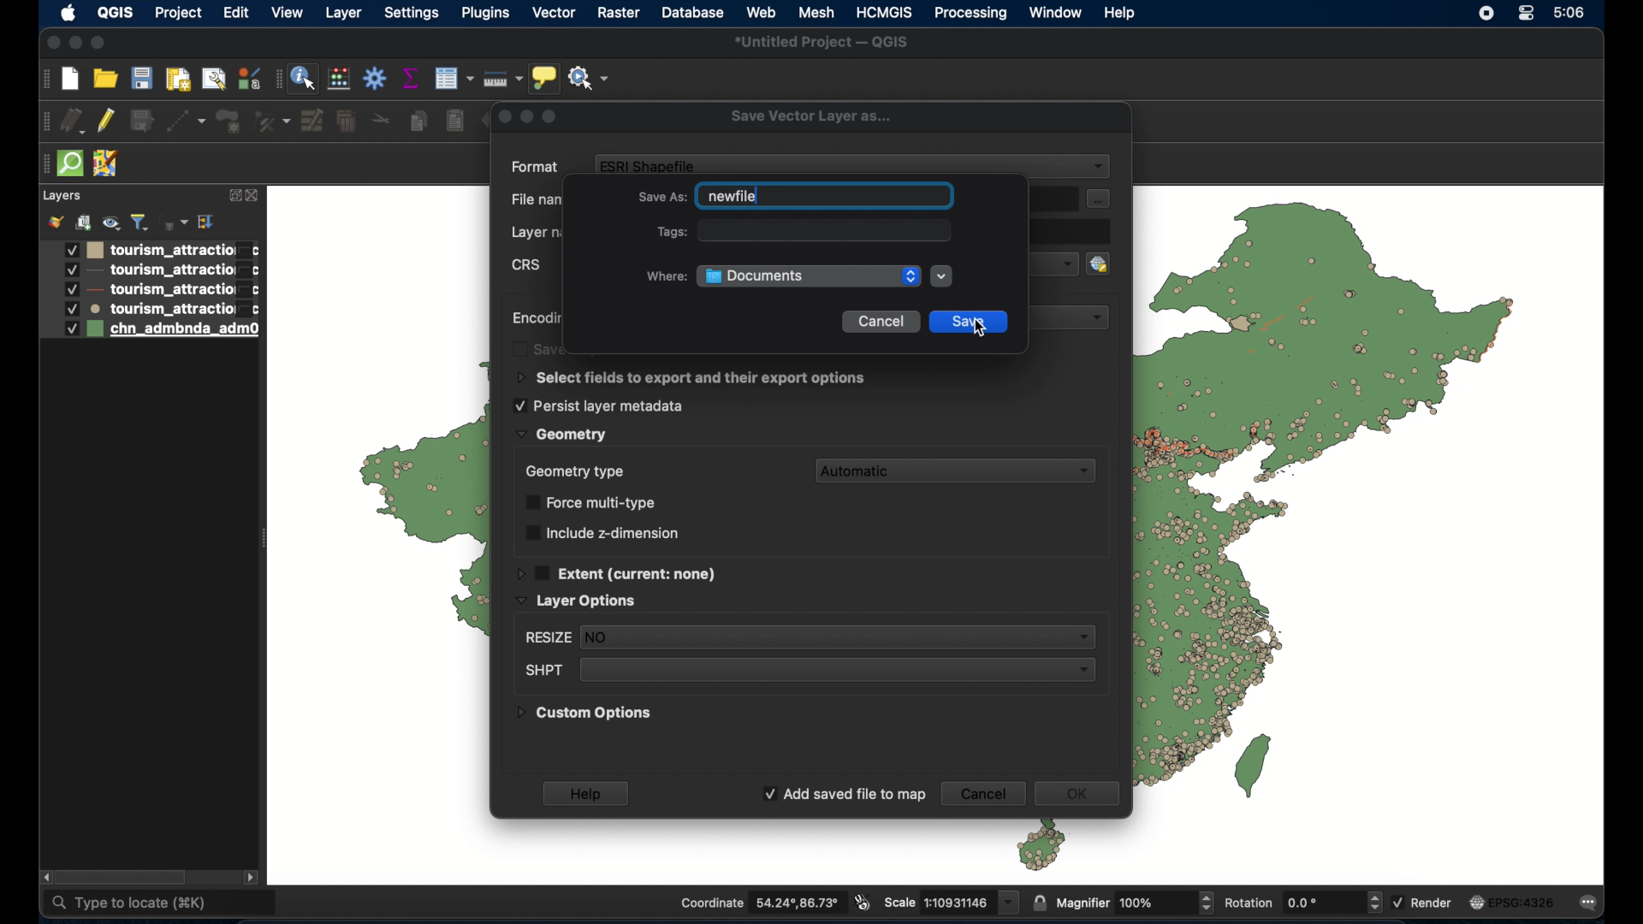 This screenshot has height=924, width=1643. Describe the element at coordinates (1082, 796) in the screenshot. I see `ok` at that location.